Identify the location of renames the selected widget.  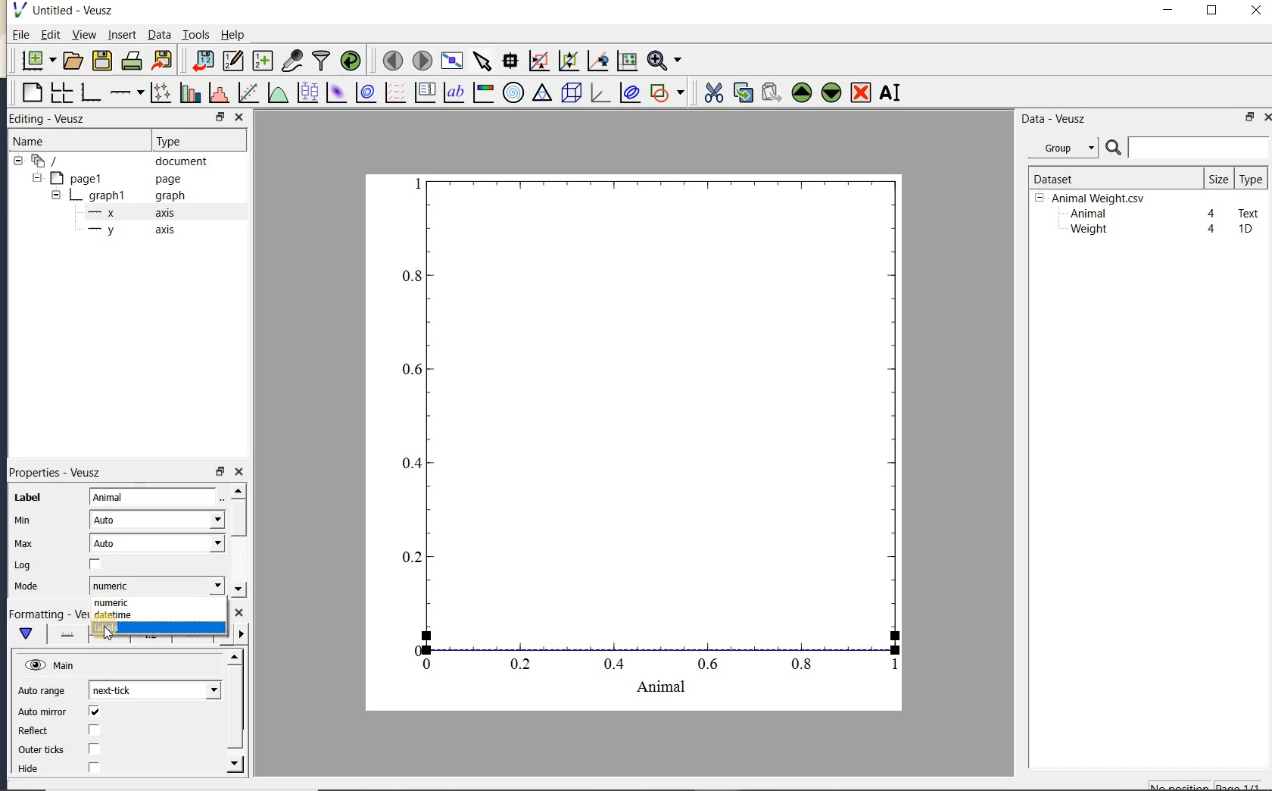
(889, 92).